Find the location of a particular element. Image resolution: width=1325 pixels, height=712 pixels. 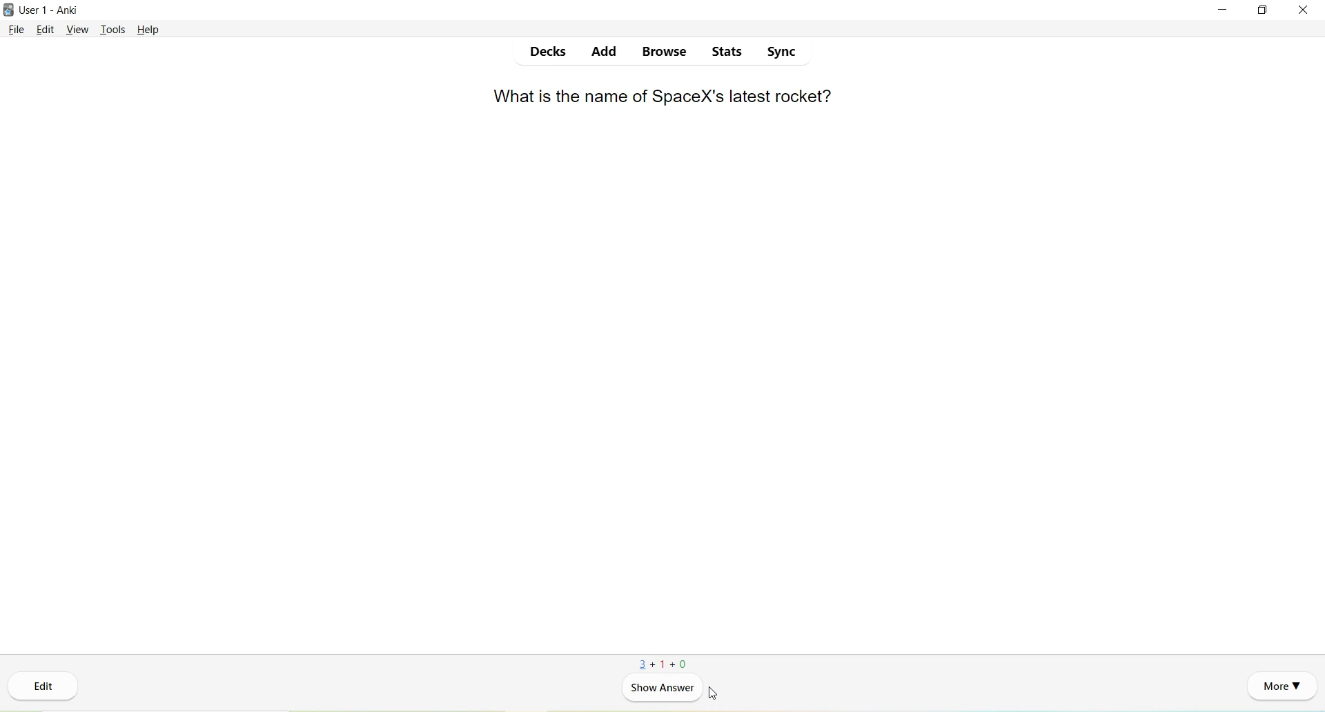

Minimize is located at coordinates (1223, 10).